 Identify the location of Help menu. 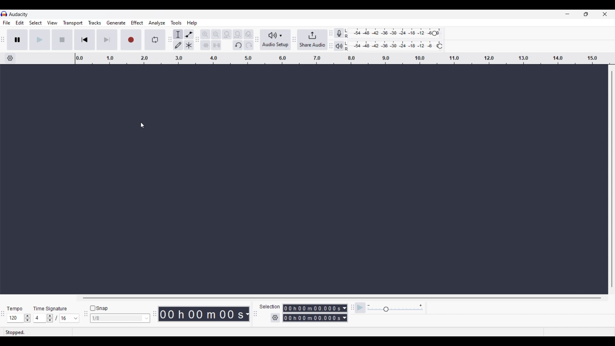
(192, 23).